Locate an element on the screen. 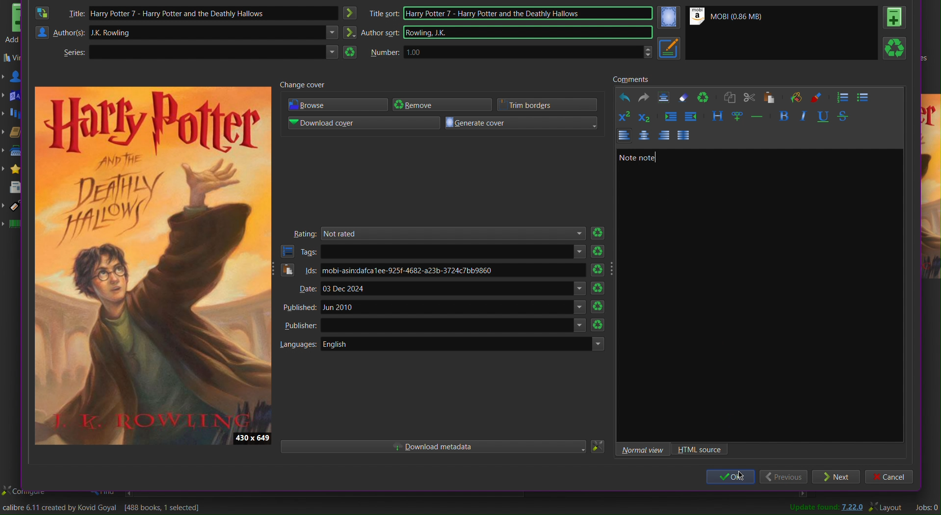 Image resolution: width=941 pixels, height=515 pixels. Browse is located at coordinates (337, 105).